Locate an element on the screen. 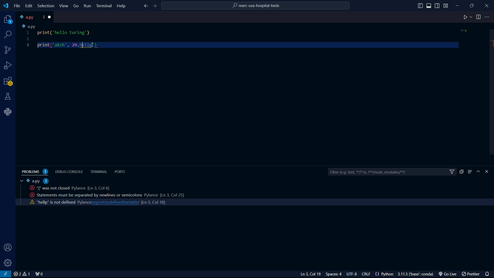 This screenshot has height=278, width=494. maximize is located at coordinates (473, 5).